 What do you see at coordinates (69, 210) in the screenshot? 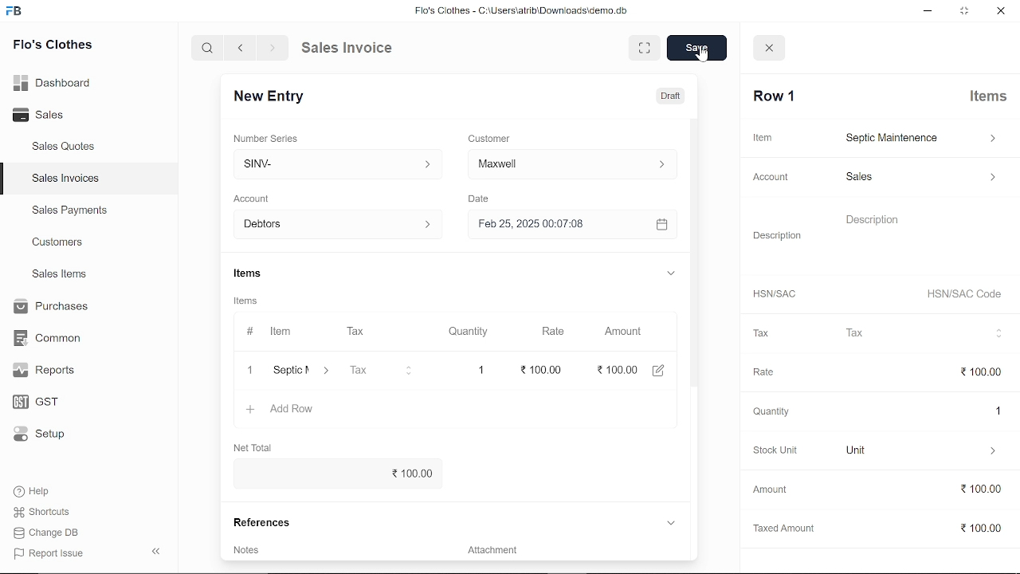
I see `Sales Payments` at bounding box center [69, 210].